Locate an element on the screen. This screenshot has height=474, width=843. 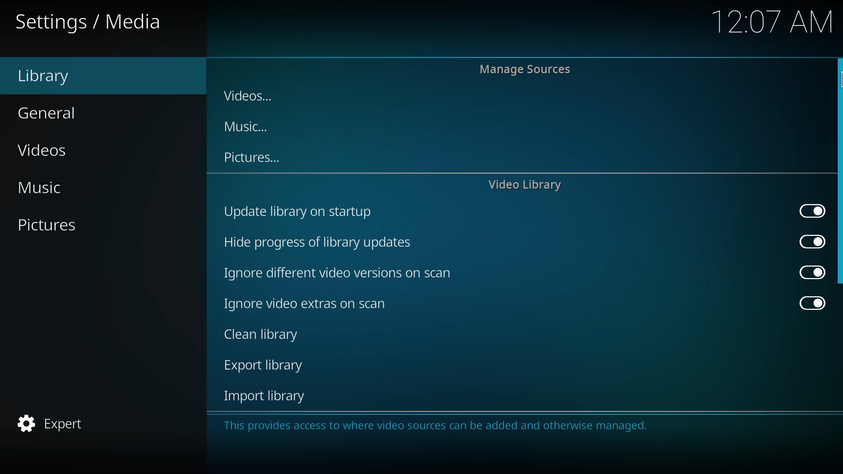
disabled is located at coordinates (808, 304).